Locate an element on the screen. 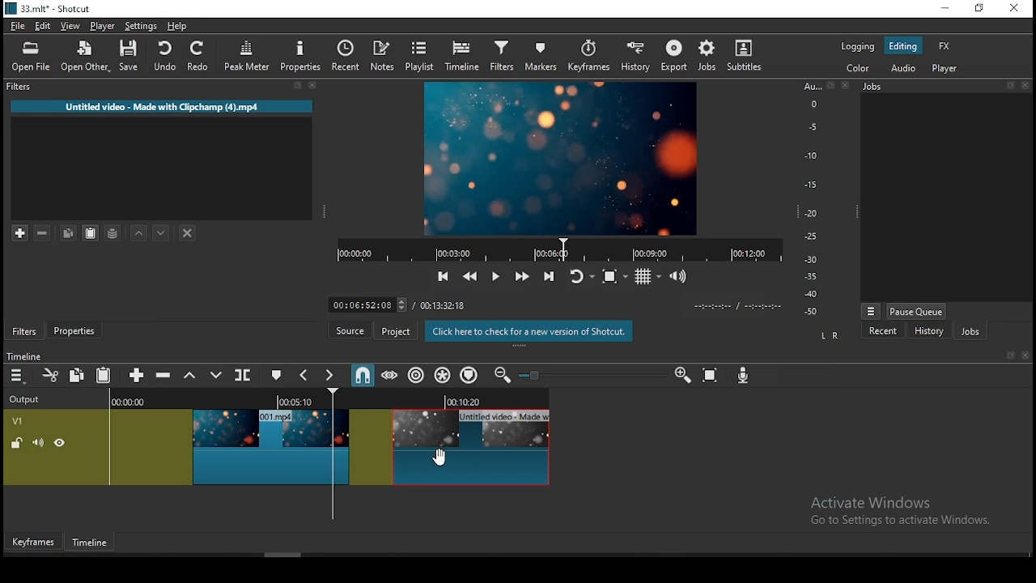 This screenshot has height=583, width=1036. zoom timeline out is located at coordinates (504, 376).